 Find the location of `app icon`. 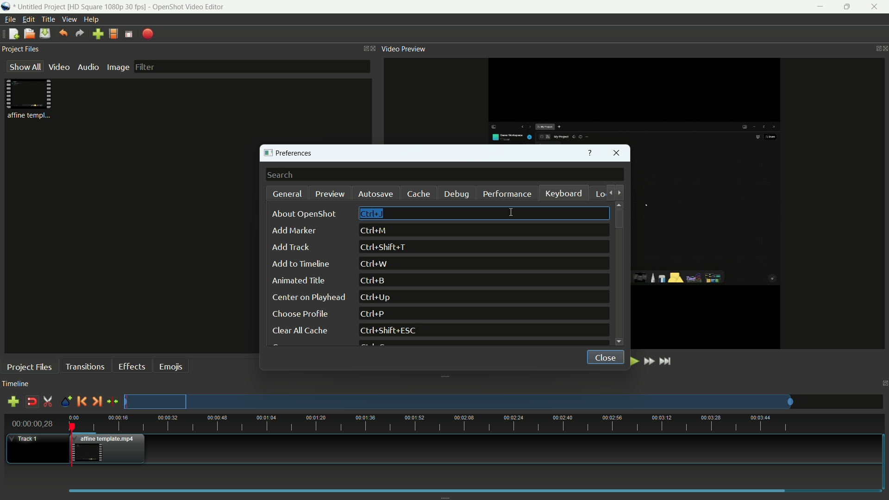

app icon is located at coordinates (7, 7).